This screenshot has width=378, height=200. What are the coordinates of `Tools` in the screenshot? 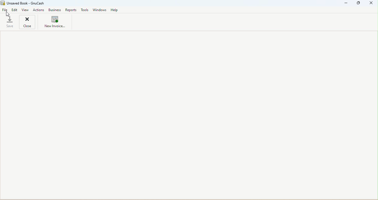 It's located at (84, 10).